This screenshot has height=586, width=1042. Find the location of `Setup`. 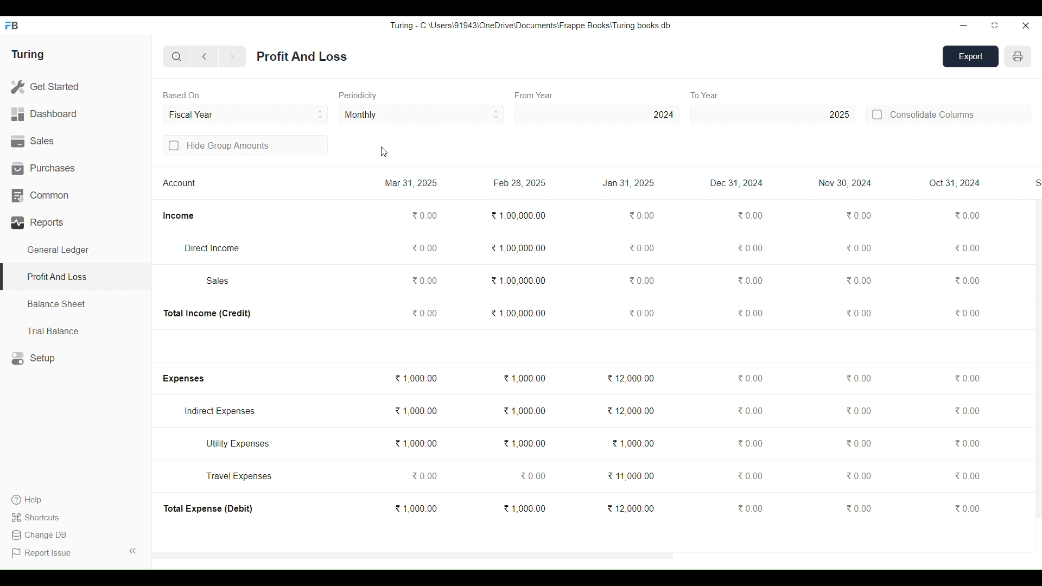

Setup is located at coordinates (76, 358).